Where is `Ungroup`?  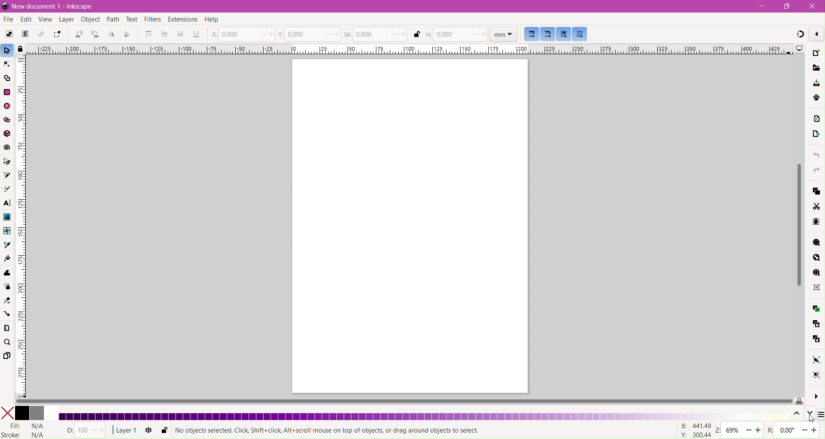
Ungroup is located at coordinates (815, 375).